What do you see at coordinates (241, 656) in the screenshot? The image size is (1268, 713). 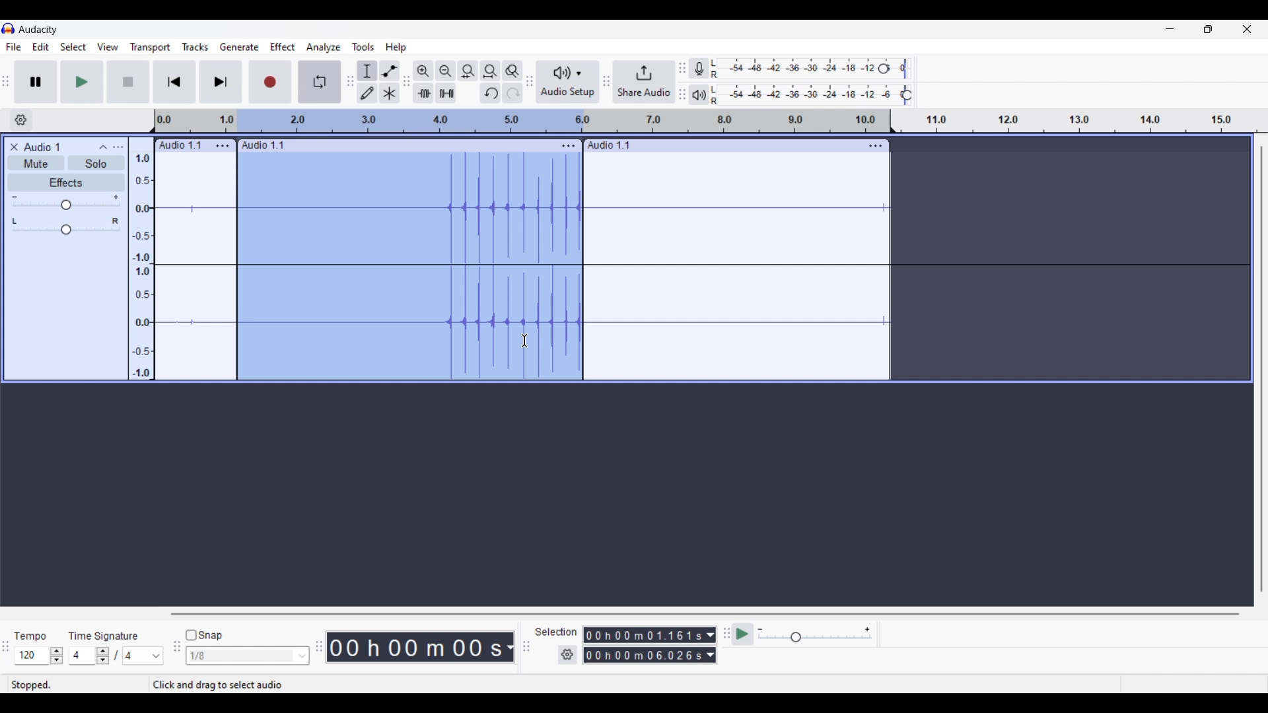 I see `Type in snap` at bounding box center [241, 656].